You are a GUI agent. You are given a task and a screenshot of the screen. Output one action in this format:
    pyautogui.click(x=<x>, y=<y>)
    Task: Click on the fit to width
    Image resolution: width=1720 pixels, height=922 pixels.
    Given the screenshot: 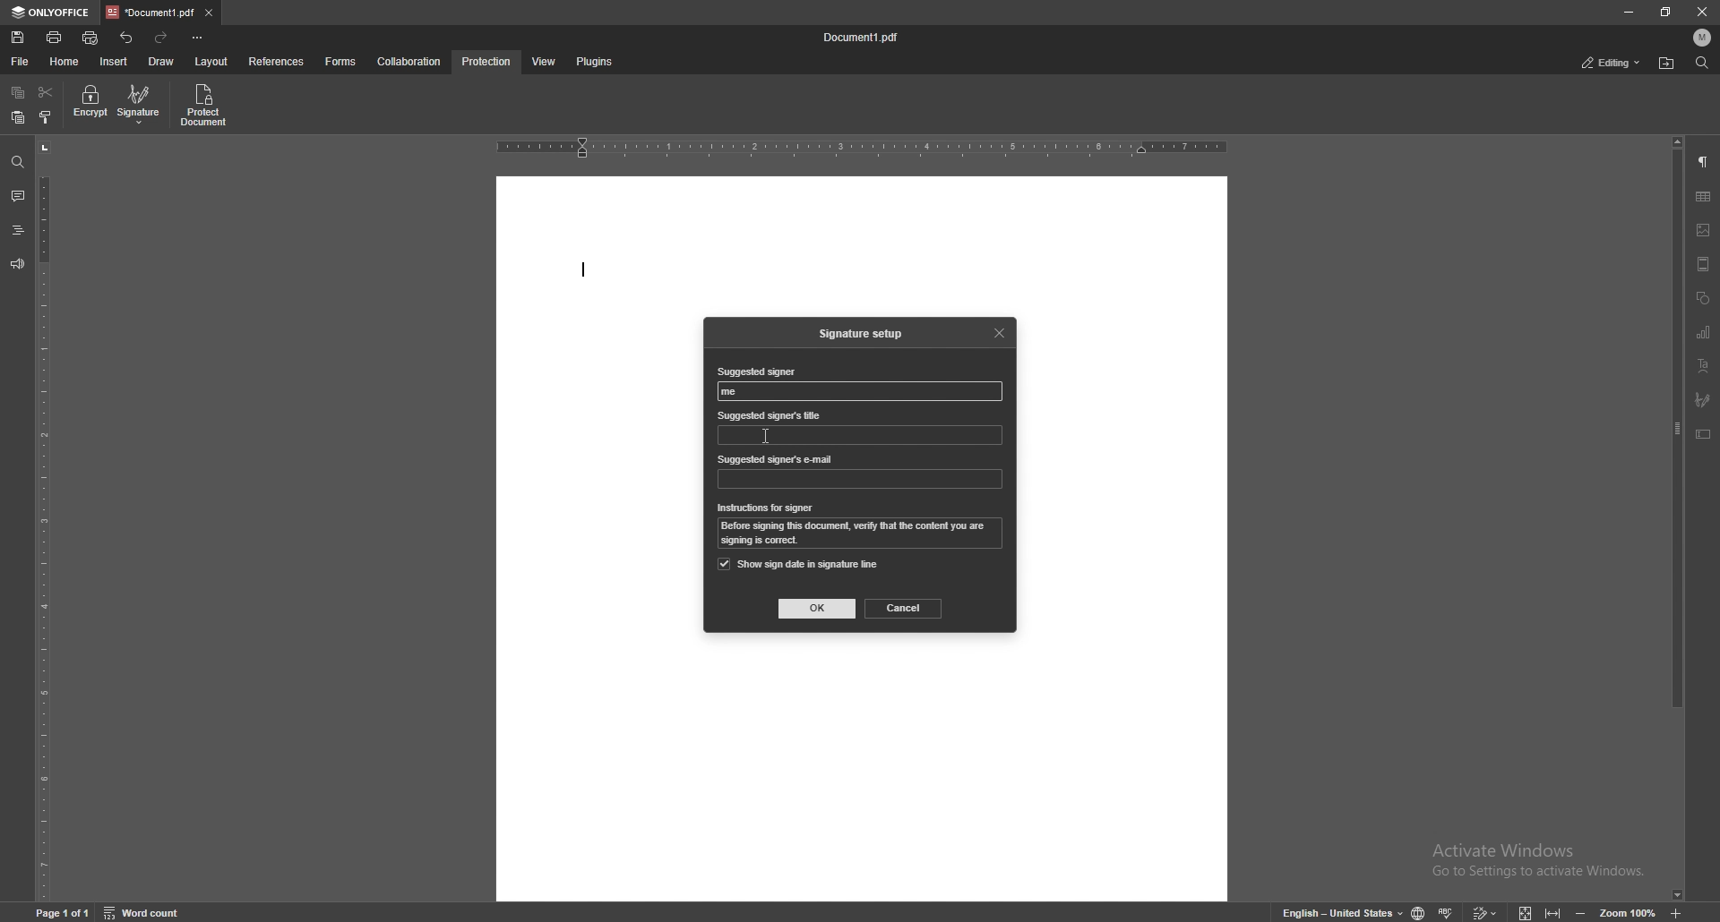 What is the action you would take?
    pyautogui.click(x=1555, y=909)
    